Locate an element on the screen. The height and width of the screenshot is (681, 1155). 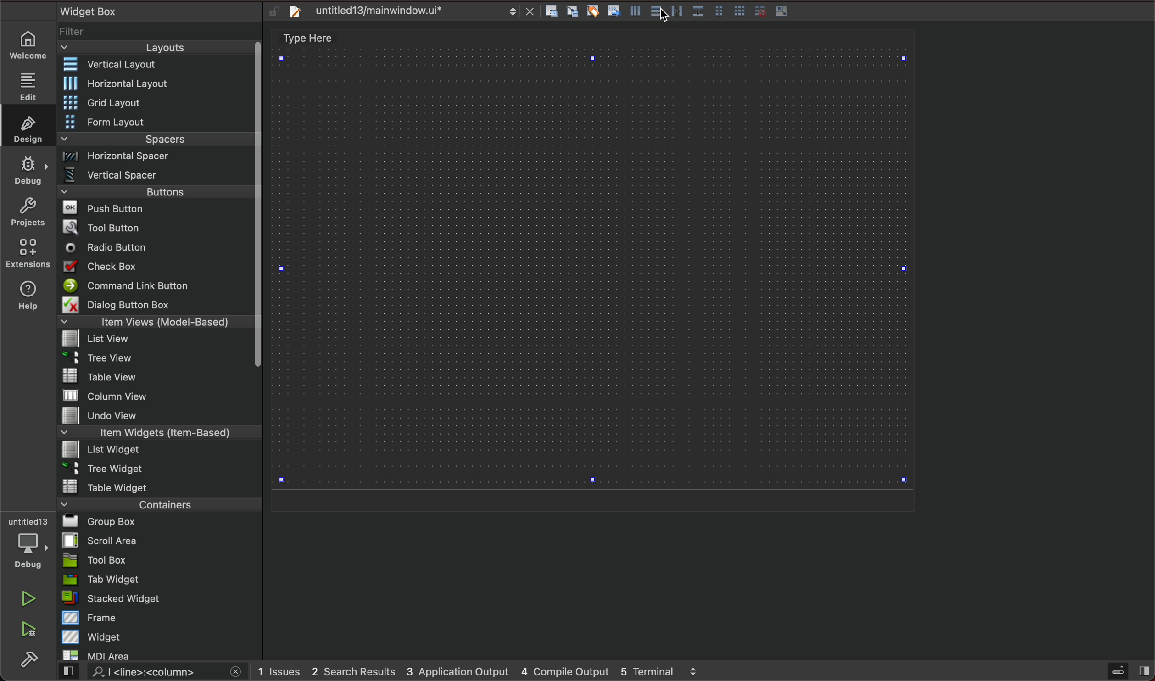
widget in center is located at coordinates (592, 272).